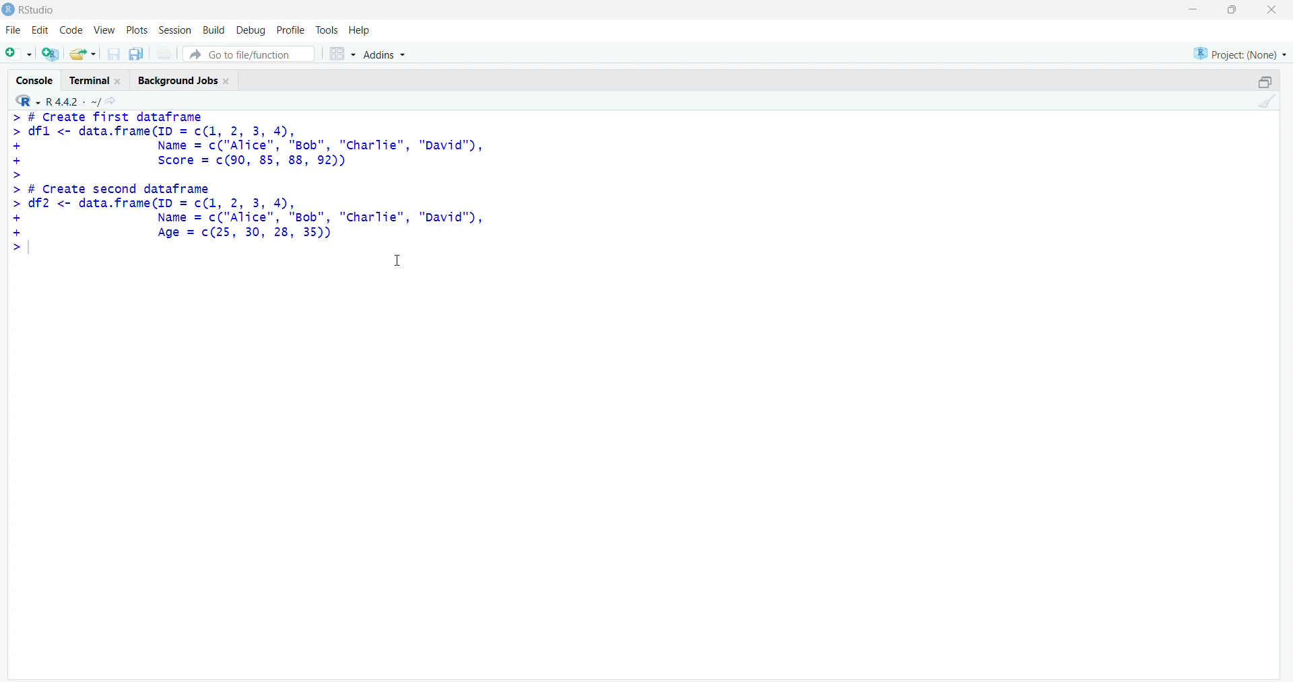 Image resolution: width=1293 pixels, height=682 pixels. What do you see at coordinates (343, 54) in the screenshot?
I see `grid` at bounding box center [343, 54].